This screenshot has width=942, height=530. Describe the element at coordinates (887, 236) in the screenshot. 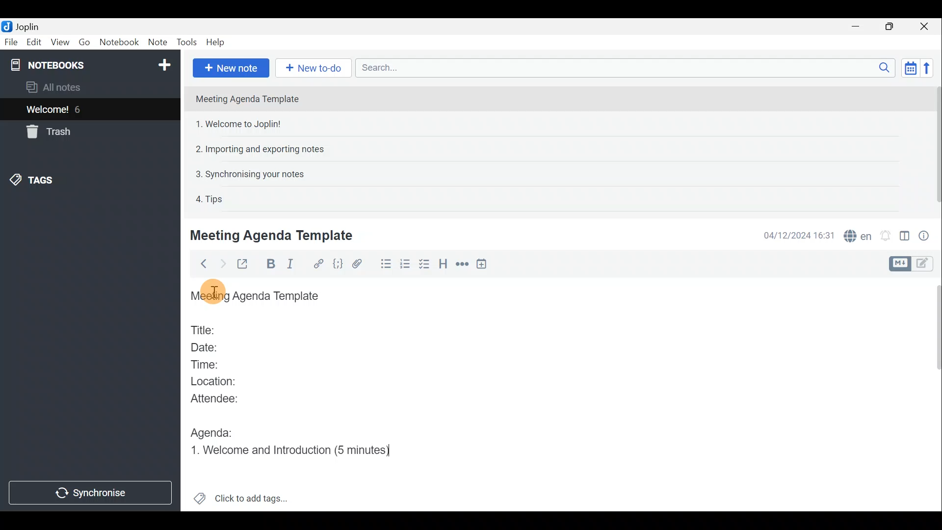

I see `Set alarm` at that location.